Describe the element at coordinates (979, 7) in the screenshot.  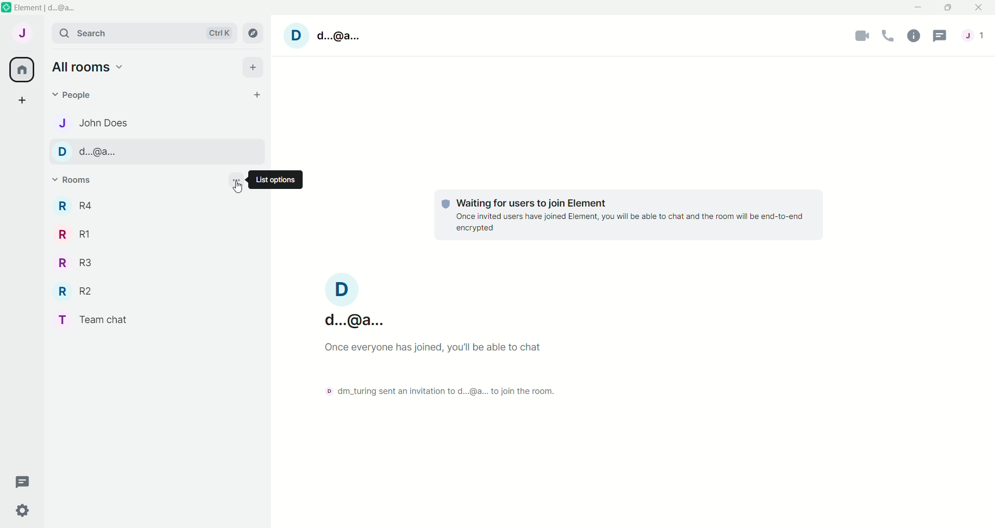
I see `Close` at that location.